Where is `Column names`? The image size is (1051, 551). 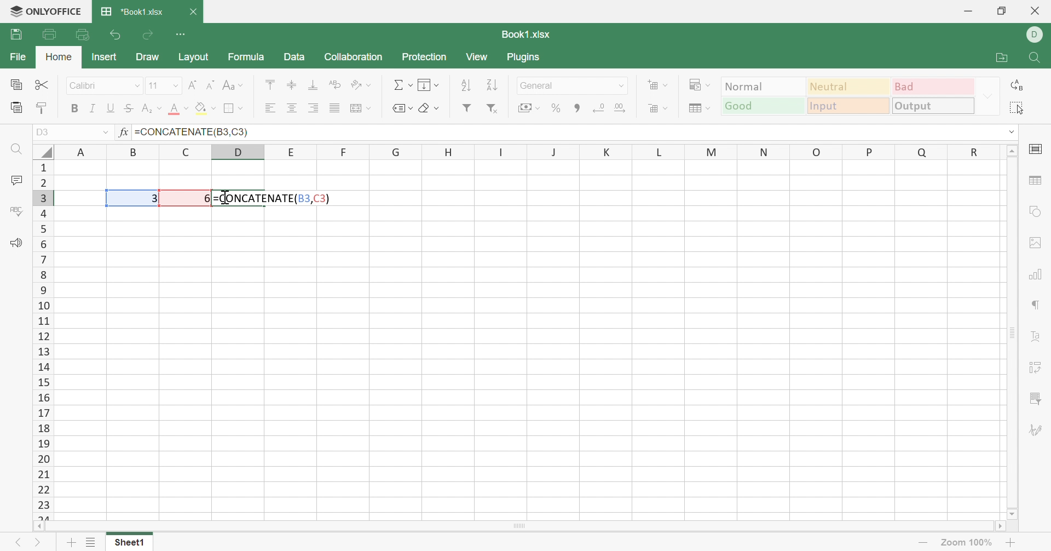
Column names is located at coordinates (525, 150).